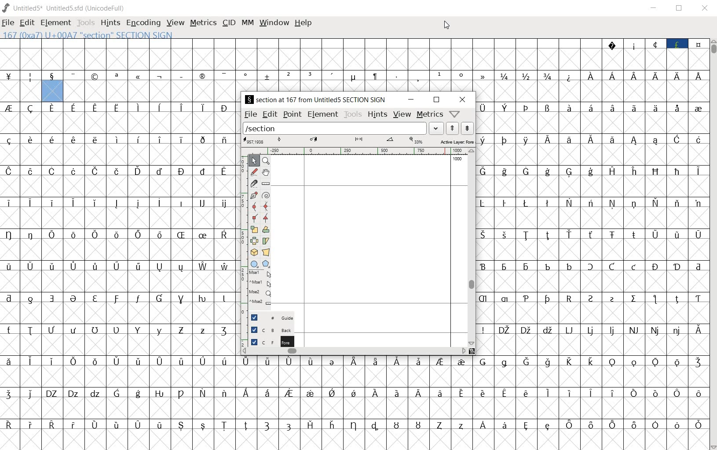 The height and width of the screenshot is (450, 717). Describe the element at coordinates (591, 234) in the screenshot. I see `` at that location.